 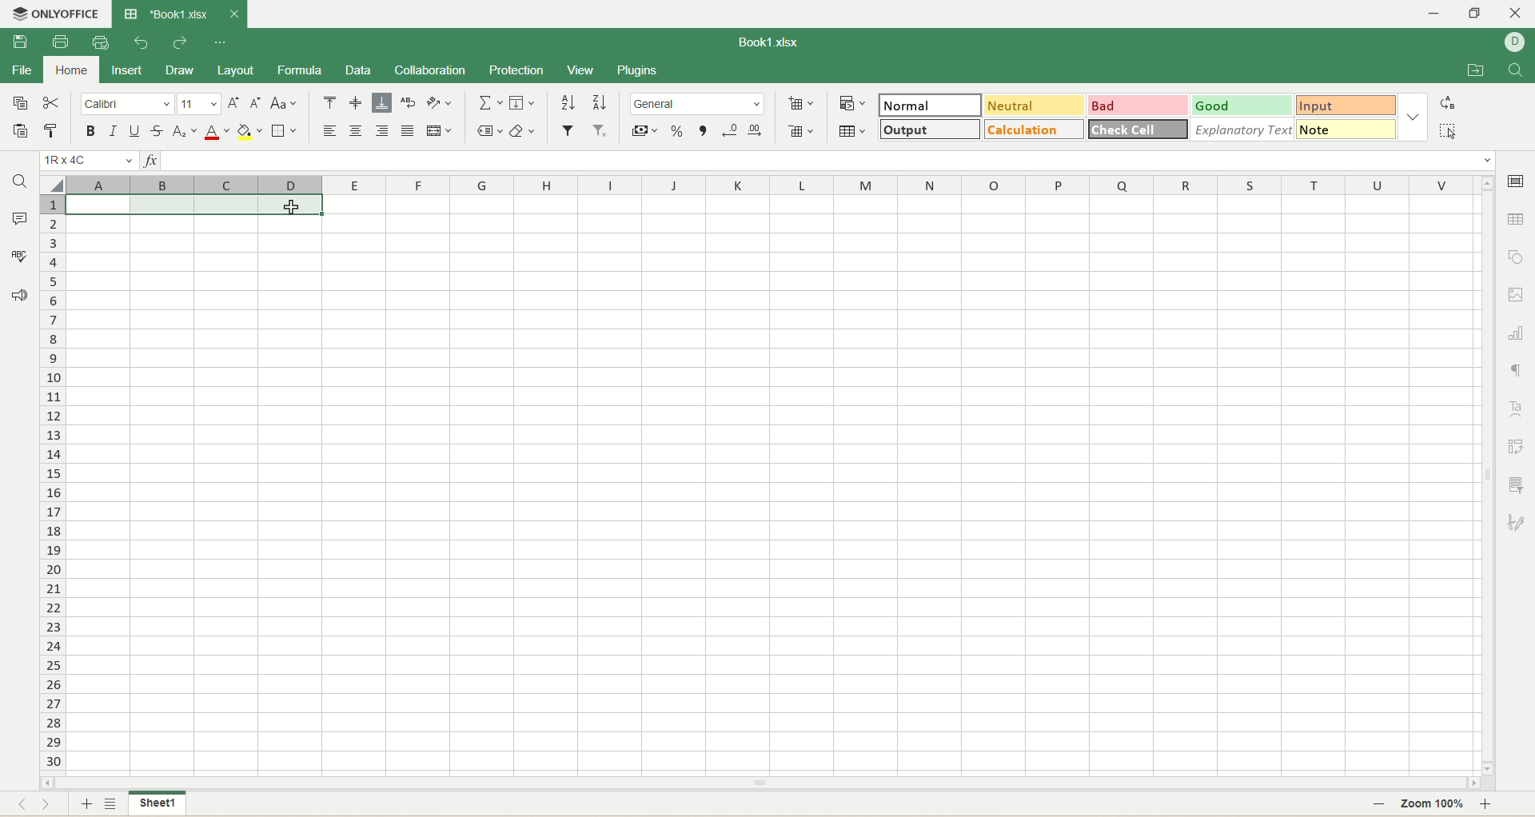 What do you see at coordinates (233, 16) in the screenshot?
I see `close` at bounding box center [233, 16].